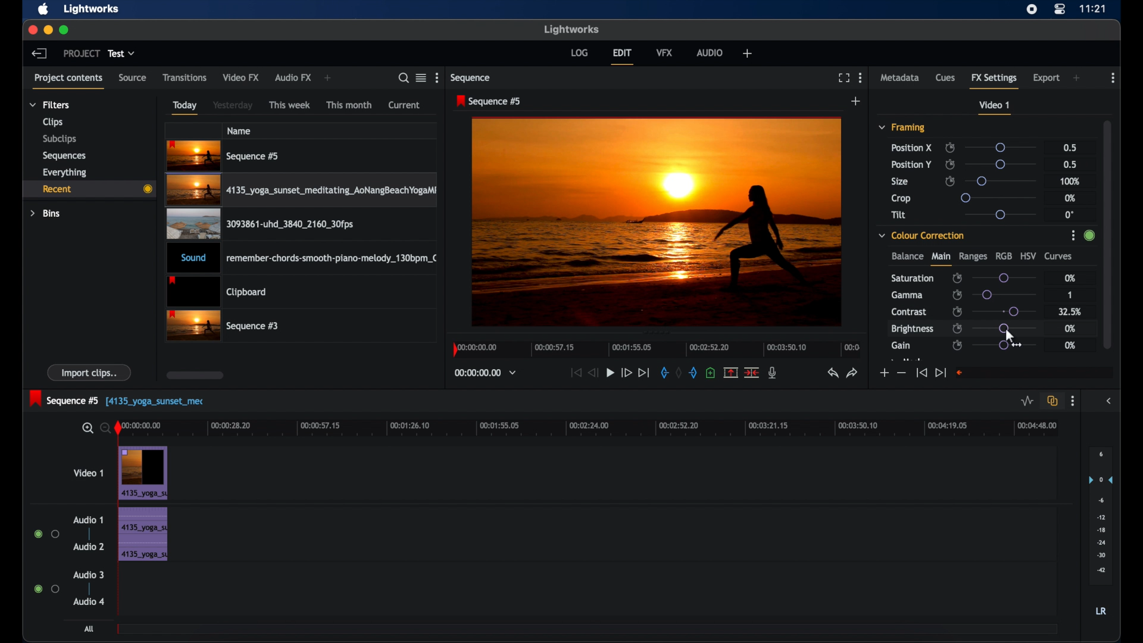  What do you see at coordinates (486, 373) in the screenshot?
I see `timecodesand reels` at bounding box center [486, 373].